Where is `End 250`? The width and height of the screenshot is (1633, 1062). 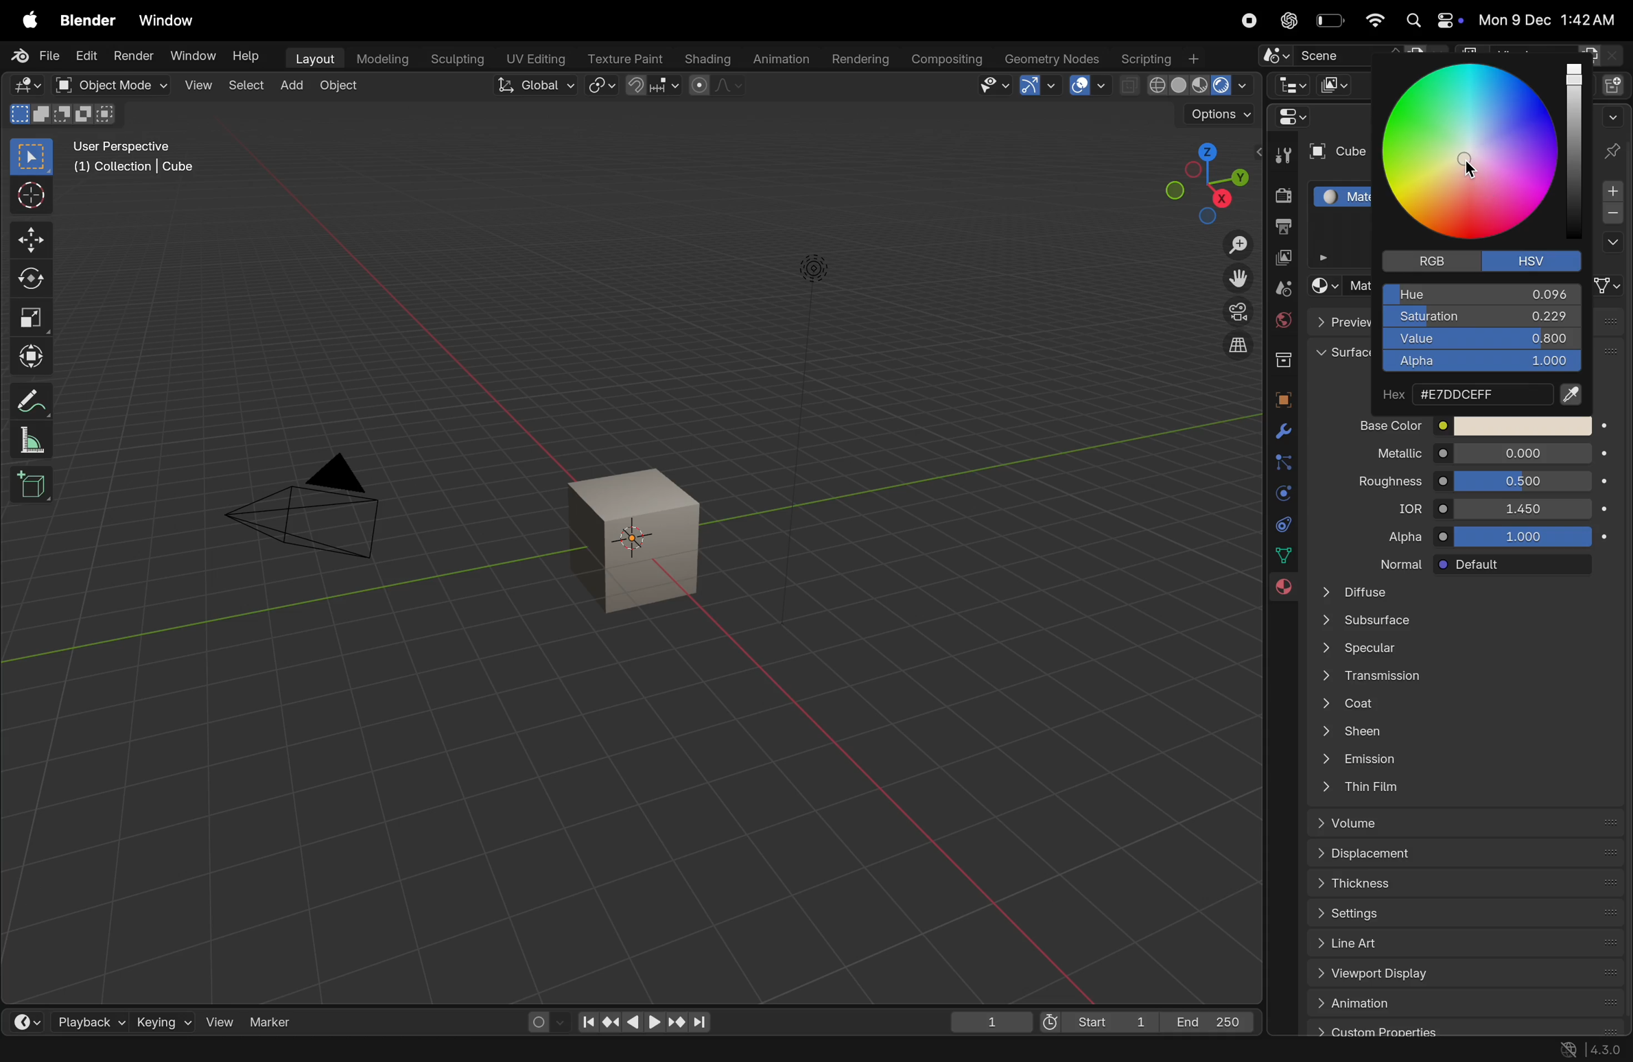
End 250 is located at coordinates (1208, 1022).